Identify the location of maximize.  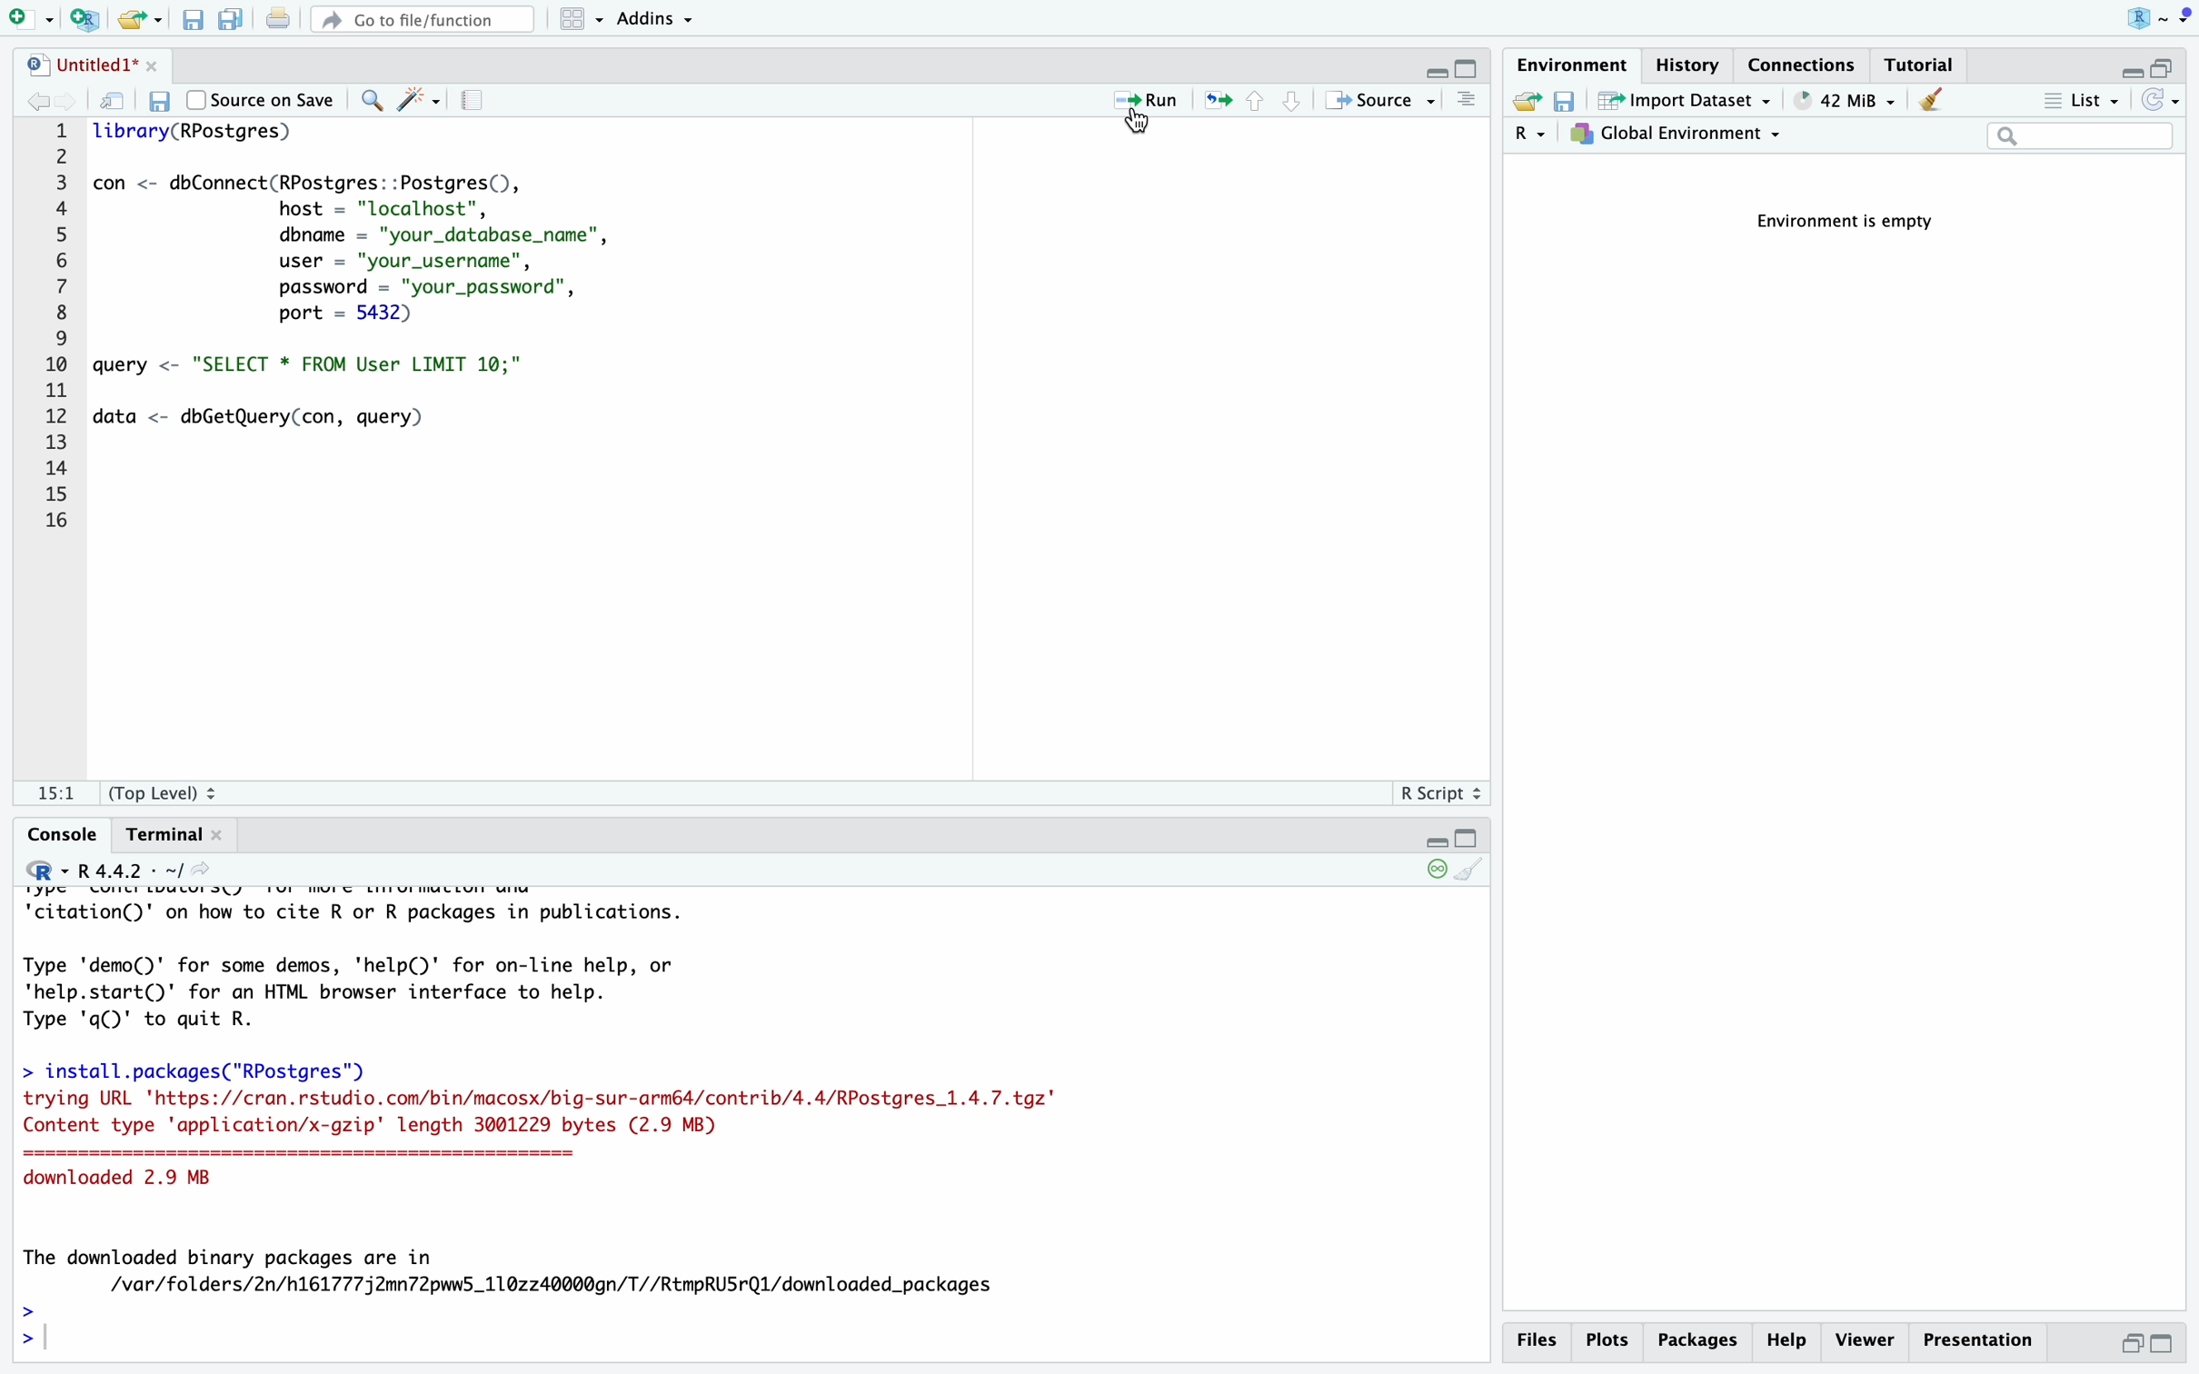
(2173, 59).